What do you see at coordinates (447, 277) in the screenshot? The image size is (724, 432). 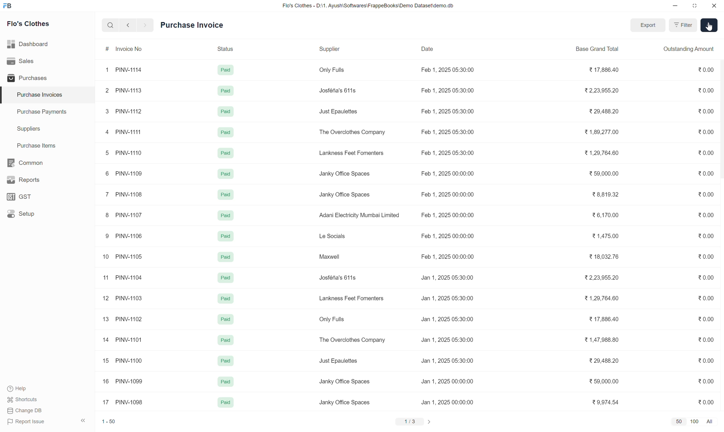 I see `Jan 1, 2025 05:30:00` at bounding box center [447, 277].